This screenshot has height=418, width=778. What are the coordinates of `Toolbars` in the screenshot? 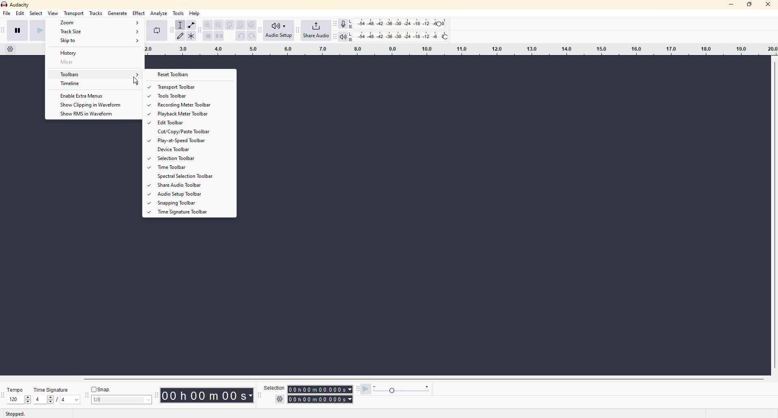 It's located at (100, 75).